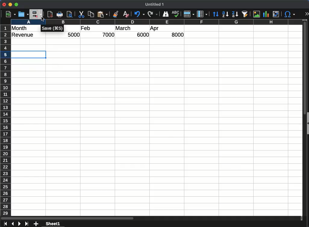 Image resolution: width=309 pixels, height=227 pixels. Describe the element at coordinates (11, 5) in the screenshot. I see `minimize` at that location.